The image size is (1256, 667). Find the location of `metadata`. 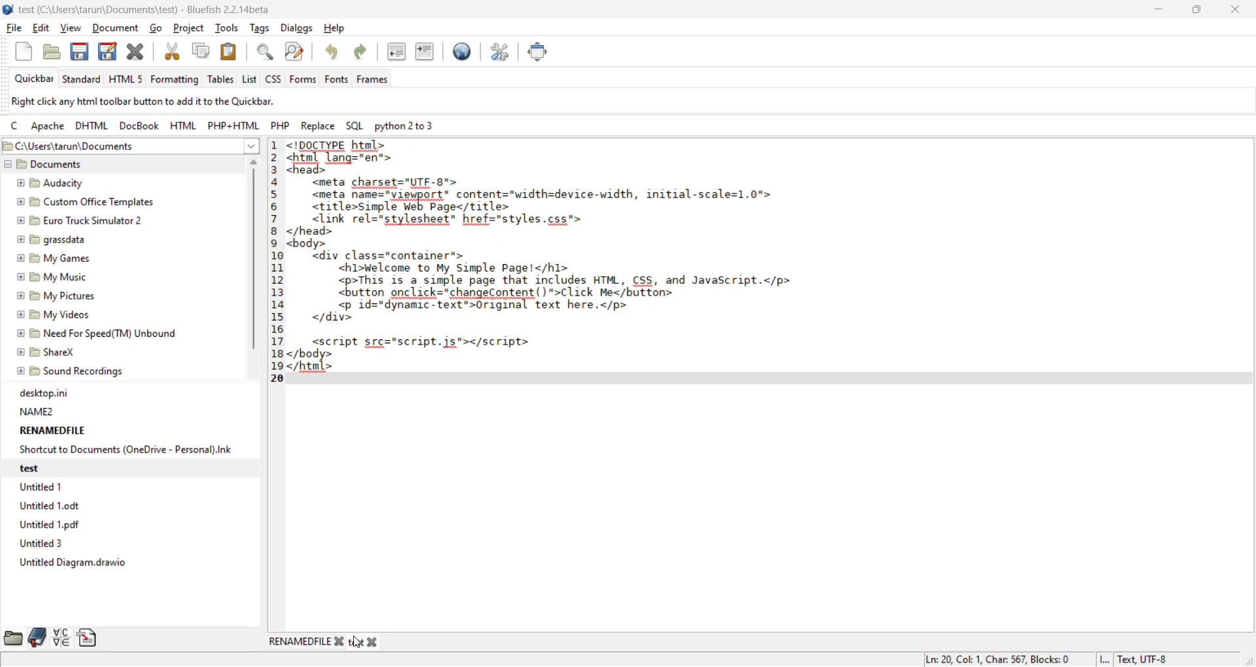

metadata is located at coordinates (175, 102).